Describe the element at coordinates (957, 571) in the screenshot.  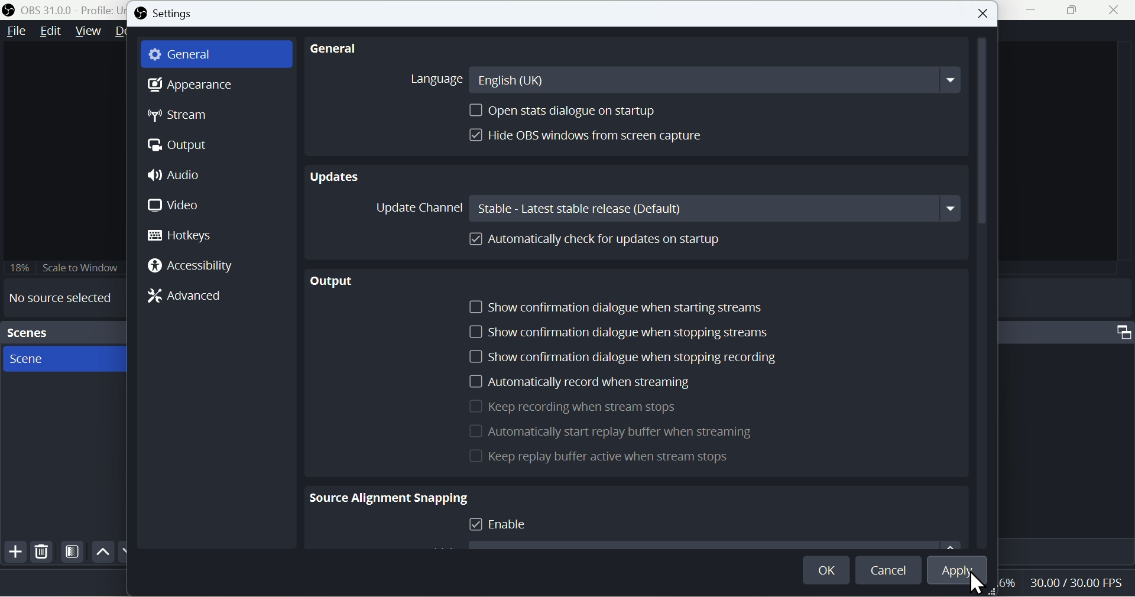
I see `Apply` at that location.